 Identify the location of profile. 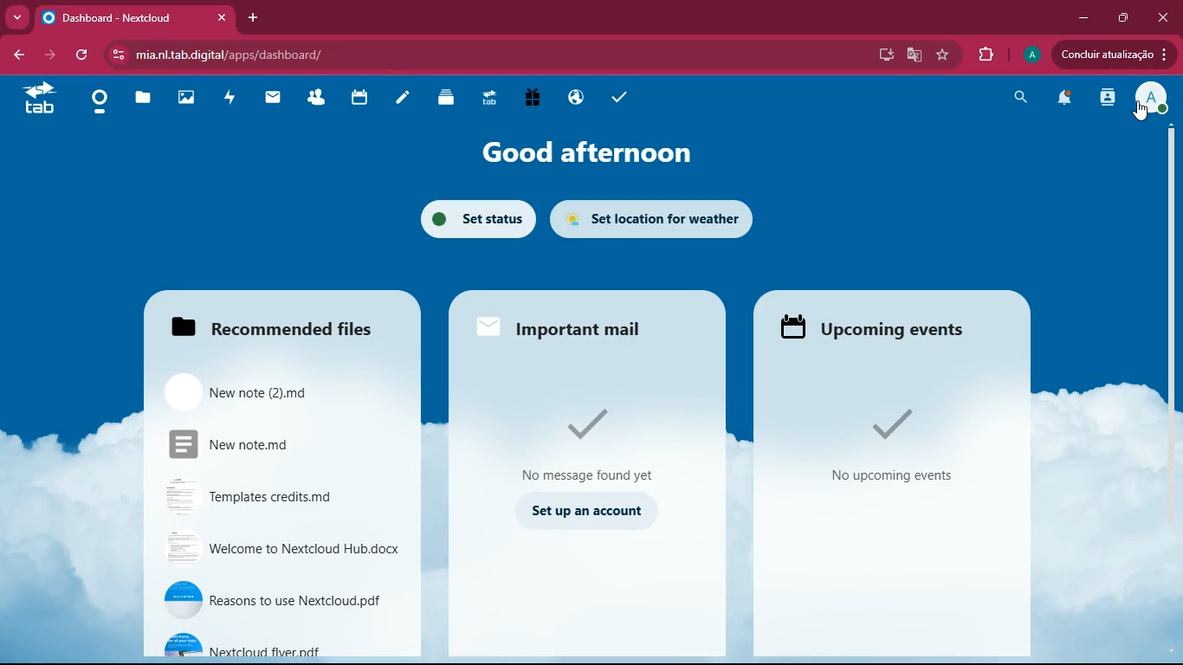
(1032, 55).